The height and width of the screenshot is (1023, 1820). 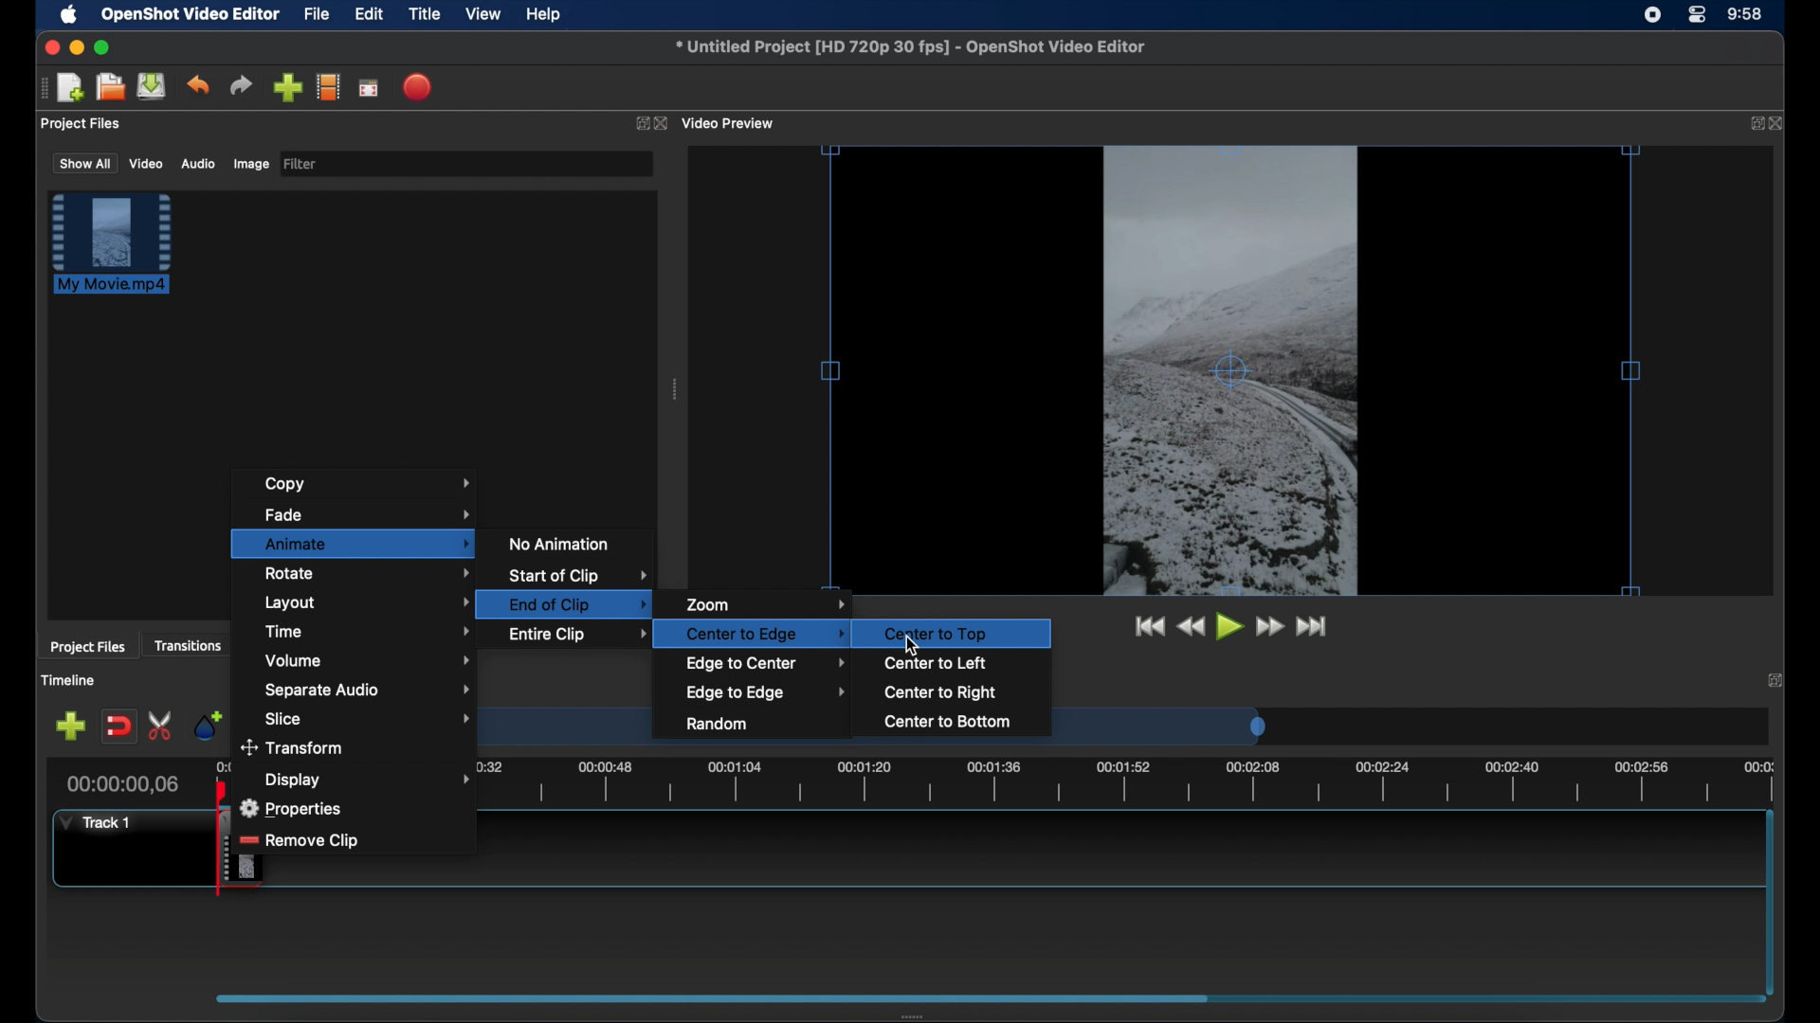 I want to click on full screen, so click(x=370, y=87).